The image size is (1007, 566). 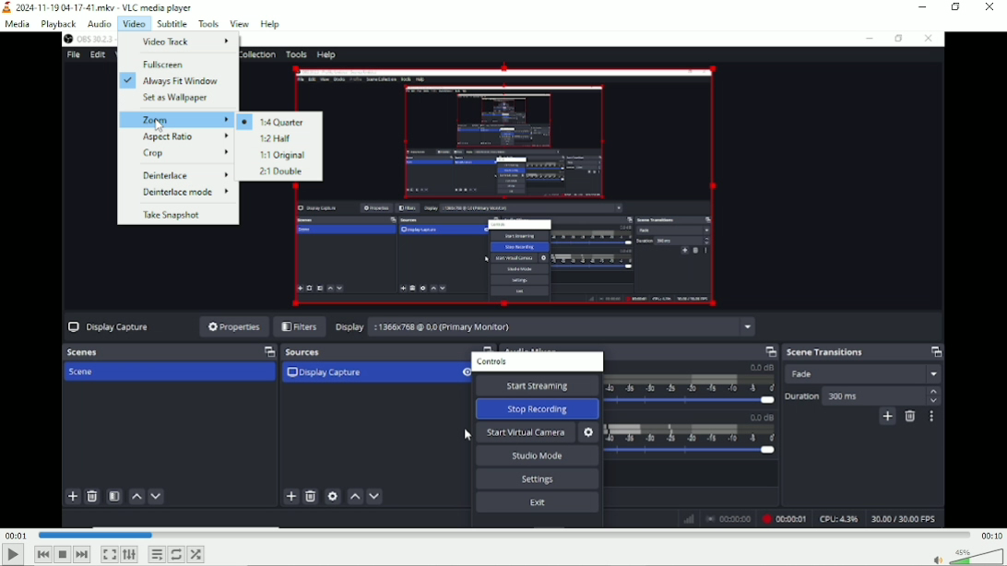 What do you see at coordinates (129, 555) in the screenshot?
I see `Show extended settings` at bounding box center [129, 555].